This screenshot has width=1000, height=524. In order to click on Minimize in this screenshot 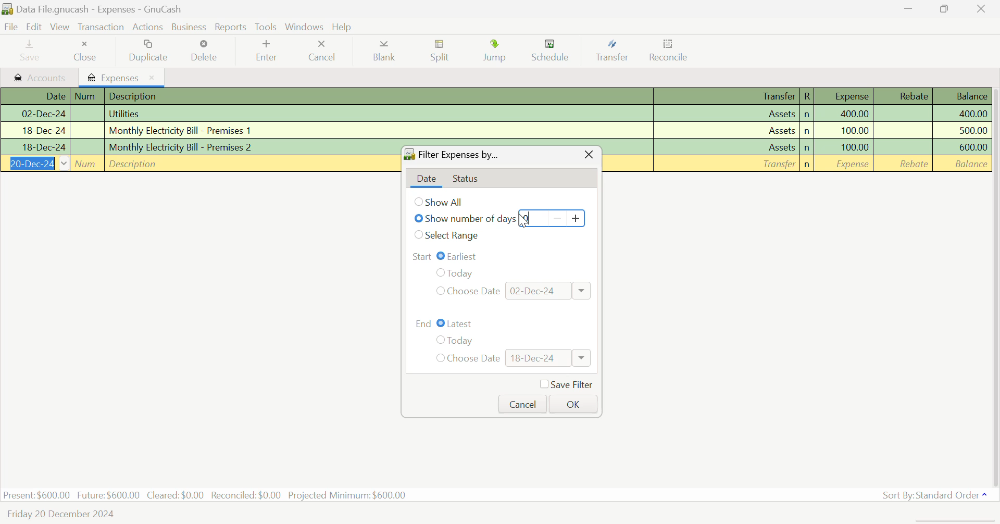, I will do `click(946, 10)`.